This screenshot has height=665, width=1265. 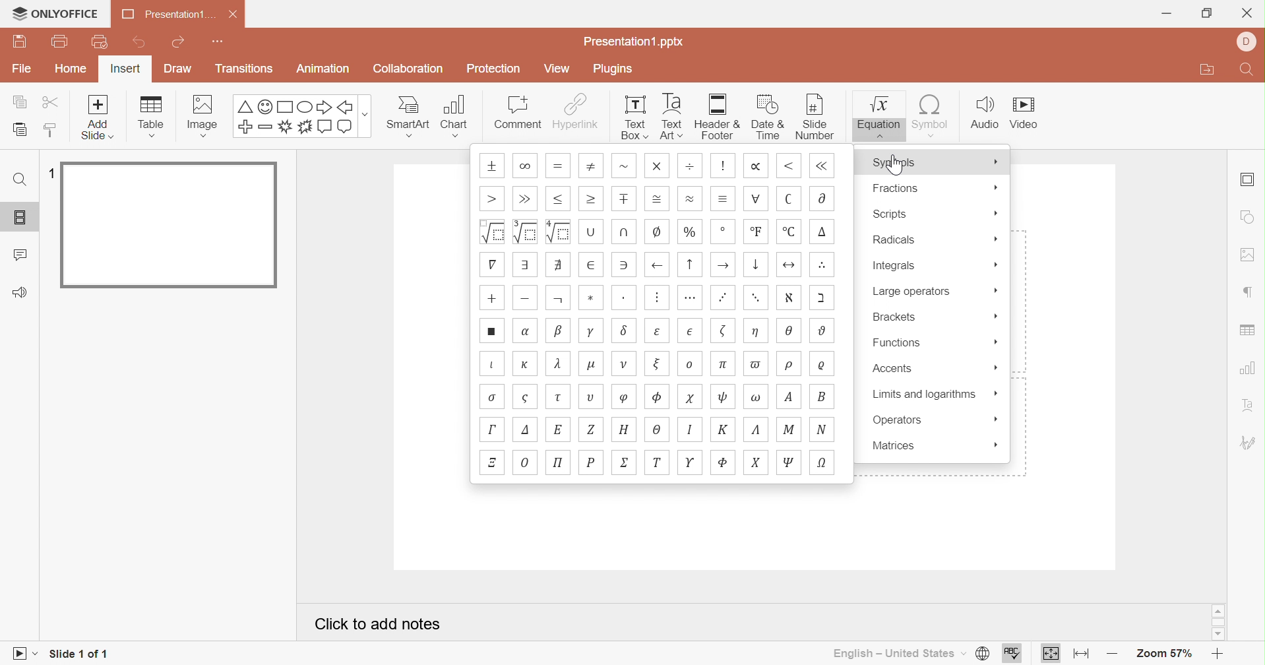 What do you see at coordinates (654, 315) in the screenshot?
I see `Symbols` at bounding box center [654, 315].